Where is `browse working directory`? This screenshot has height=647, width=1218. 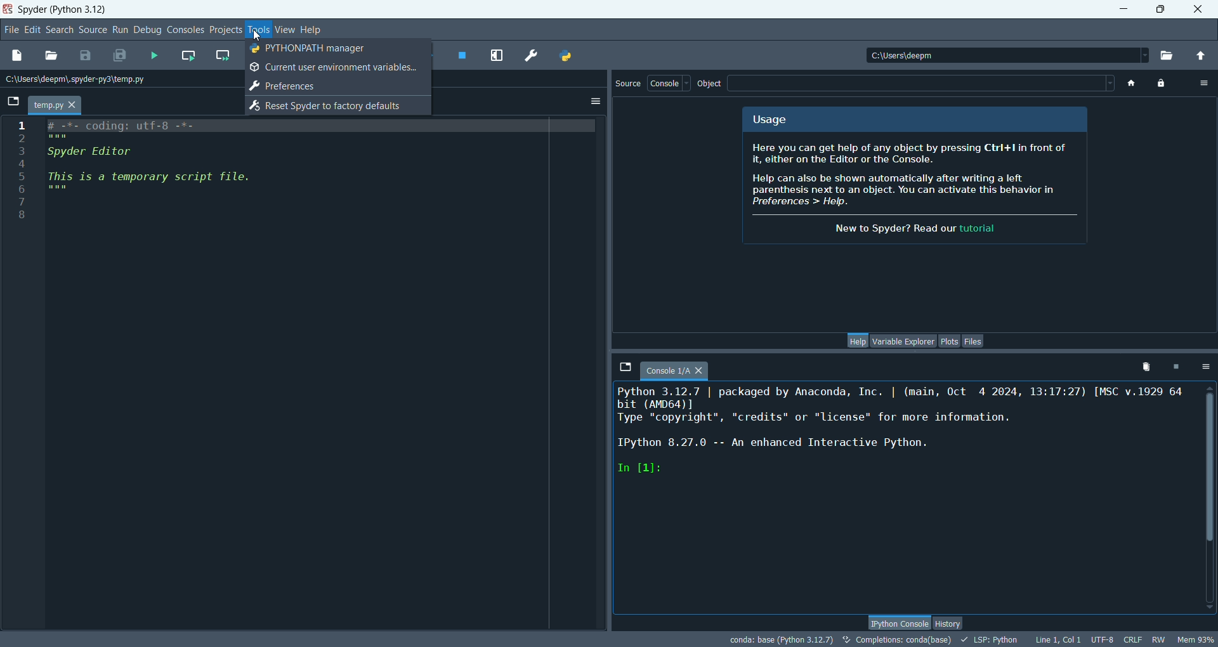
browse working directory is located at coordinates (1170, 54).